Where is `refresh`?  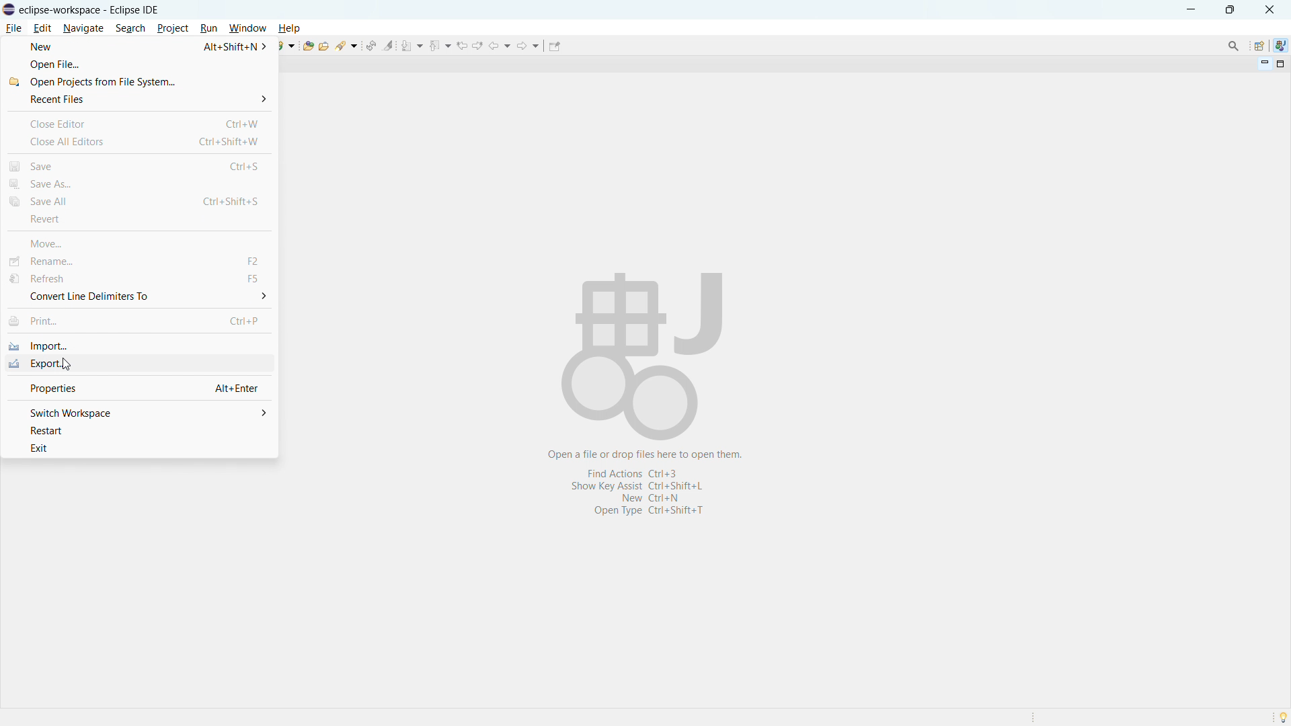 refresh is located at coordinates (141, 279).